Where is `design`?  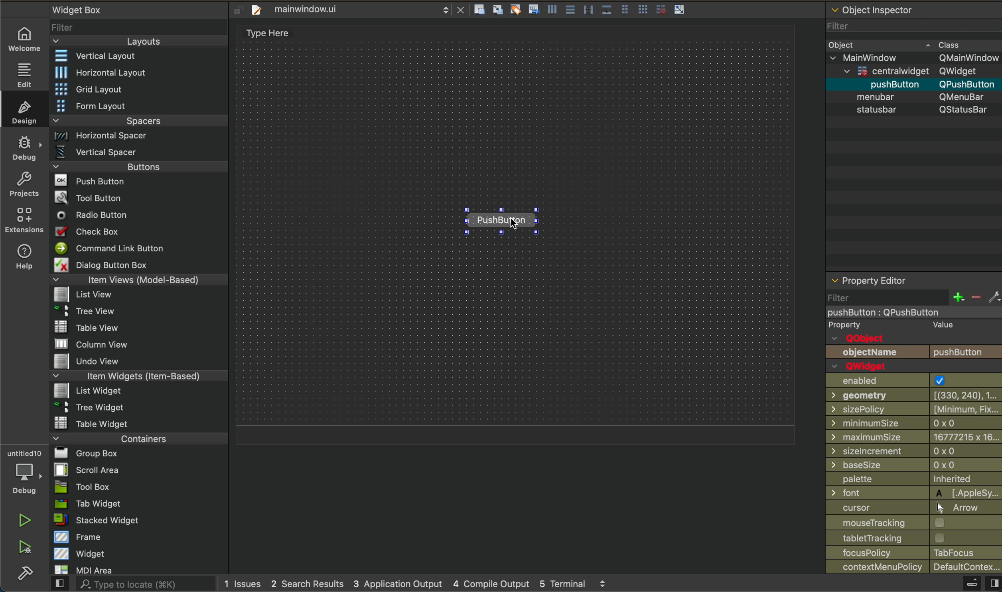 design is located at coordinates (24, 112).